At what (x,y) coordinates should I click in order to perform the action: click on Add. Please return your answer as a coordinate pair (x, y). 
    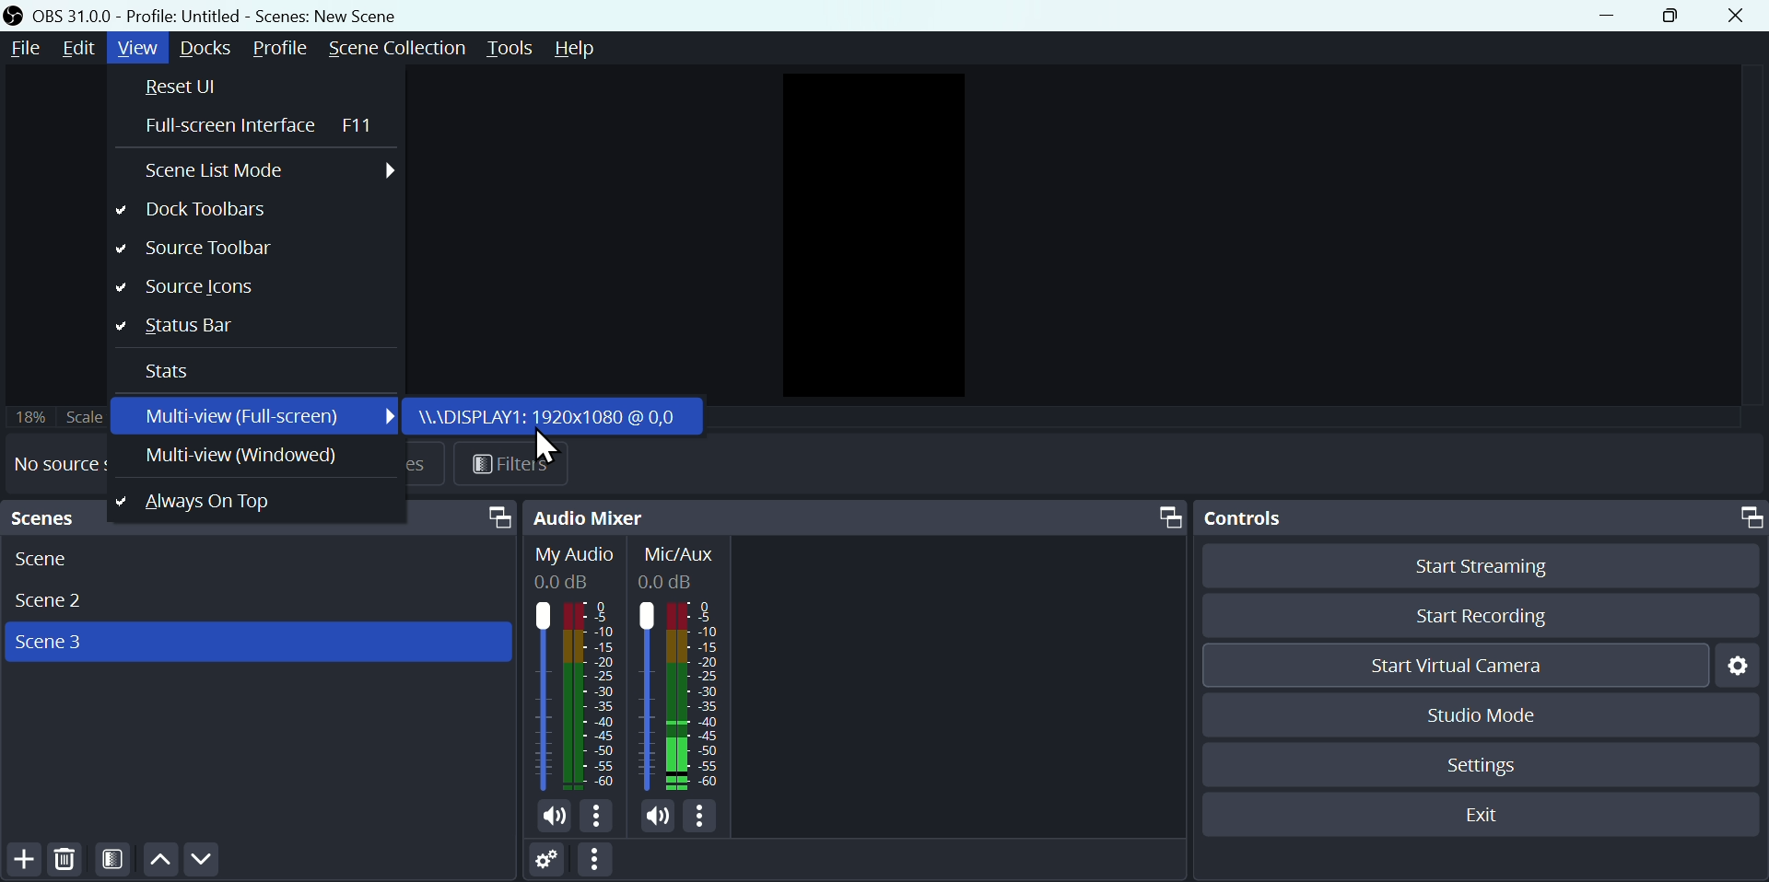
    Looking at the image, I should click on (20, 863).